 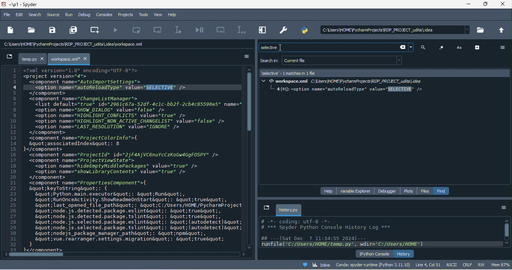 I want to click on consoles, so click(x=105, y=15).